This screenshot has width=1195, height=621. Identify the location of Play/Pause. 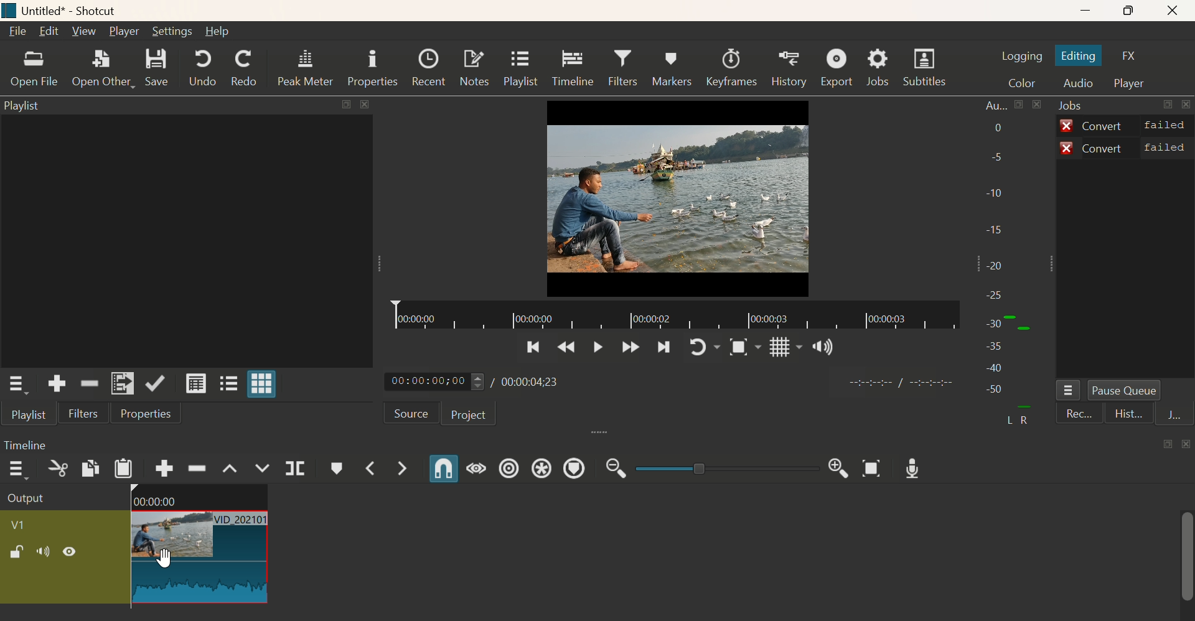
(594, 351).